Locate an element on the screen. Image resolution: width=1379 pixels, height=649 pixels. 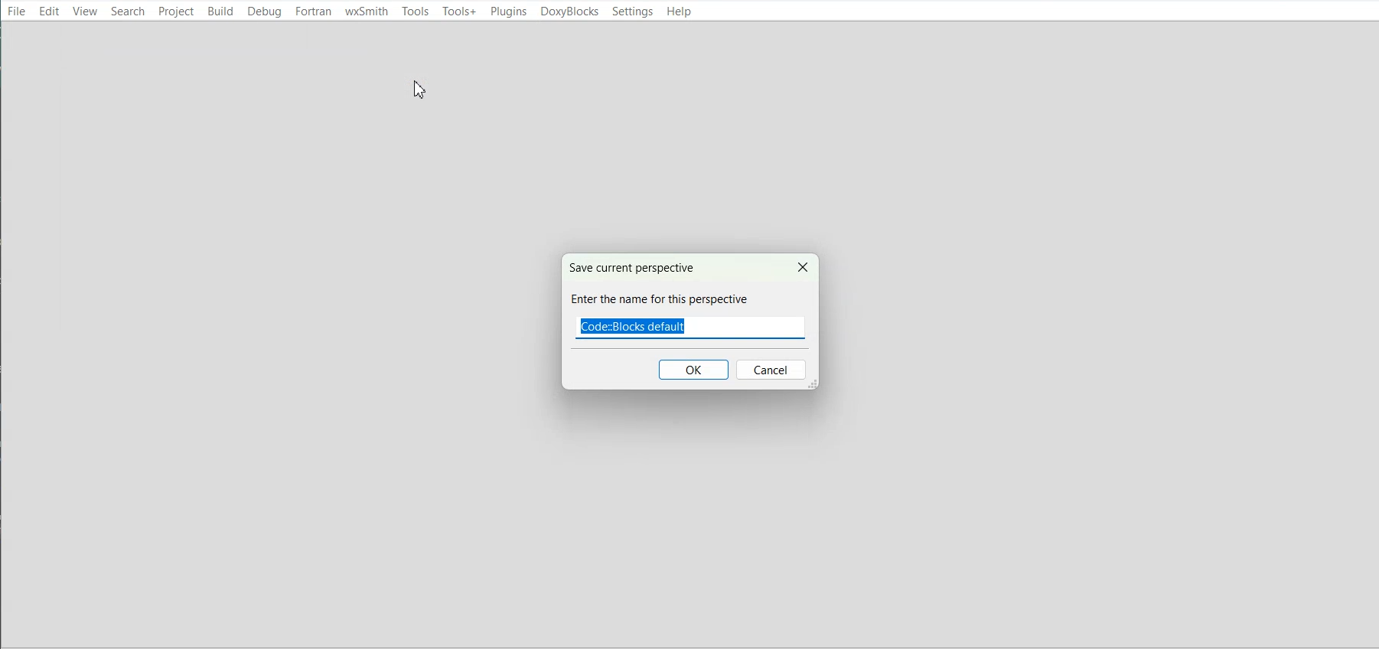
Text is located at coordinates (663, 285).